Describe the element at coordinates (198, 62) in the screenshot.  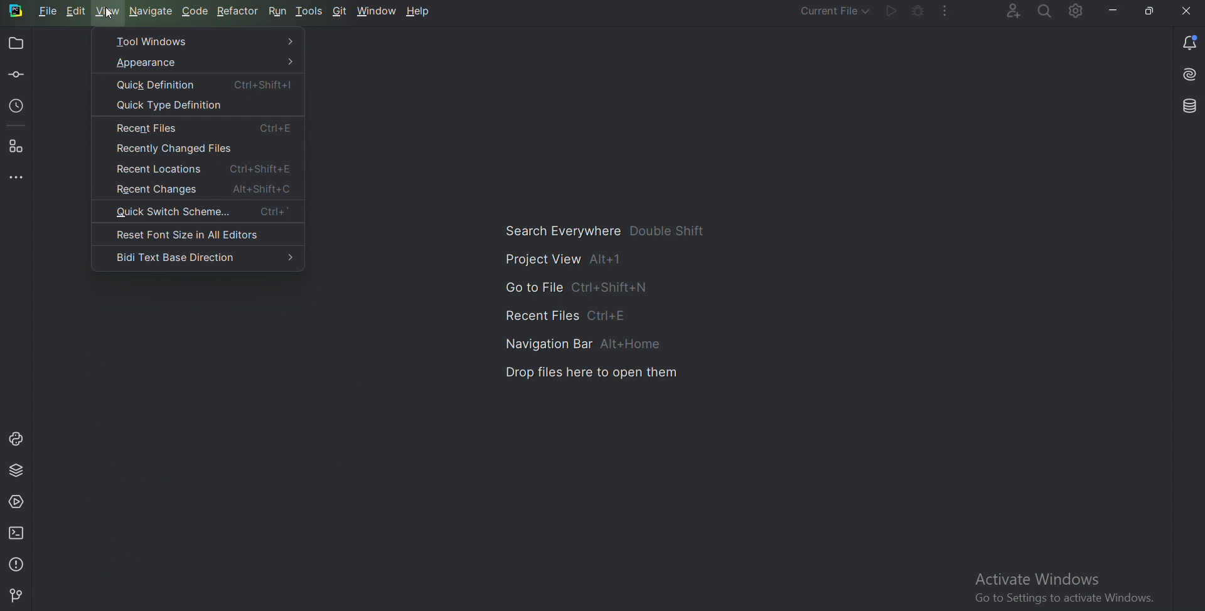
I see `Appearance` at that location.